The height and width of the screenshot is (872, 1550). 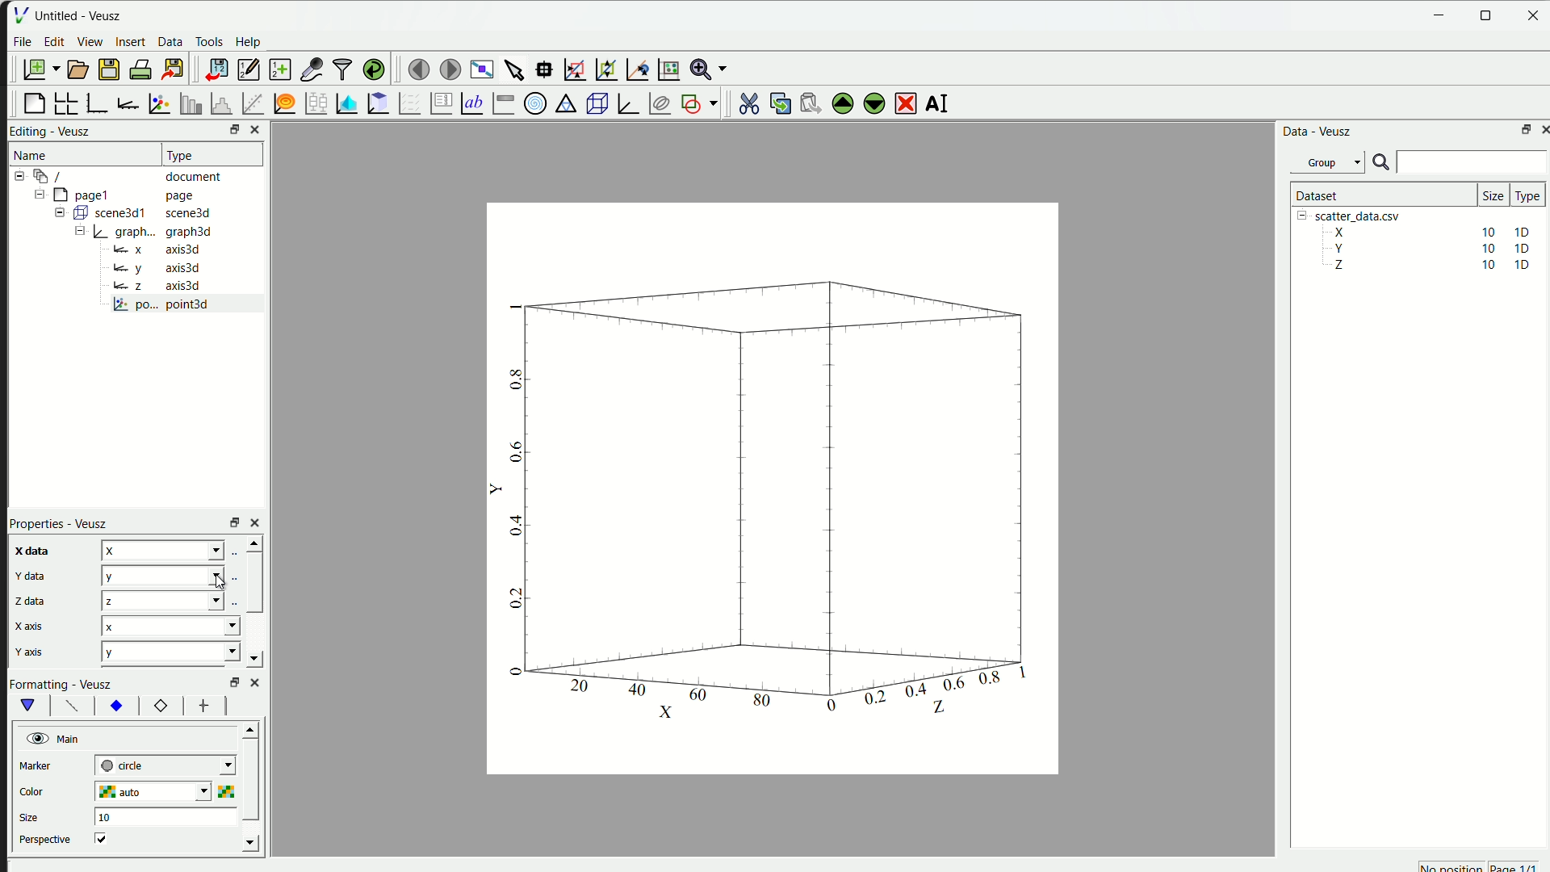 I want to click on Veusz, so click(x=76, y=130).